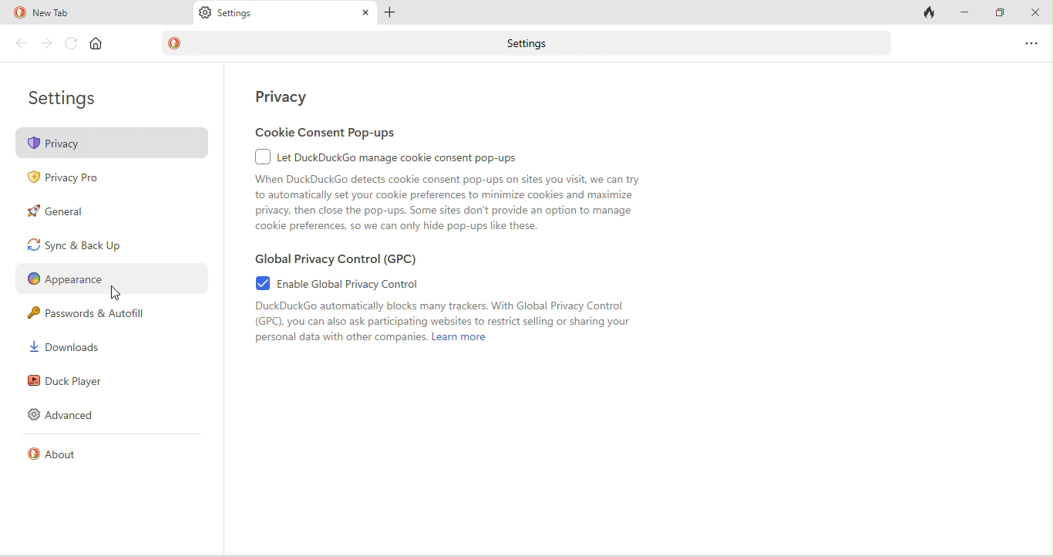 This screenshot has height=557, width=1053. Describe the element at coordinates (930, 12) in the screenshot. I see `close tab and clear data` at that location.